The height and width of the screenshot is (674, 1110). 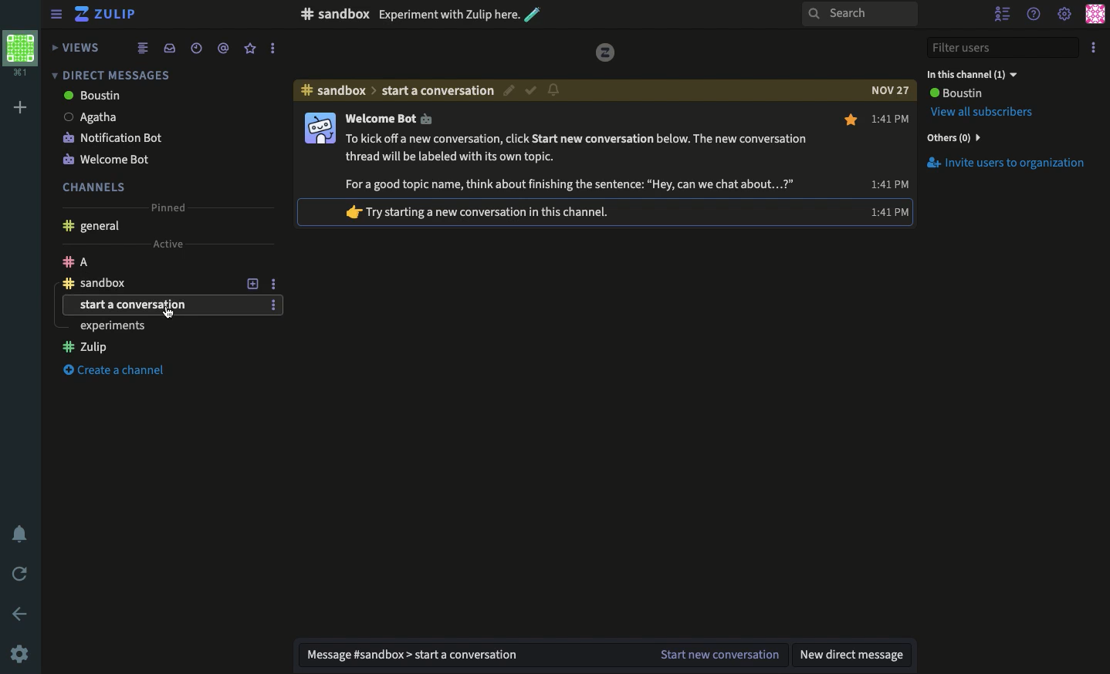 I want to click on Notification, so click(x=22, y=536).